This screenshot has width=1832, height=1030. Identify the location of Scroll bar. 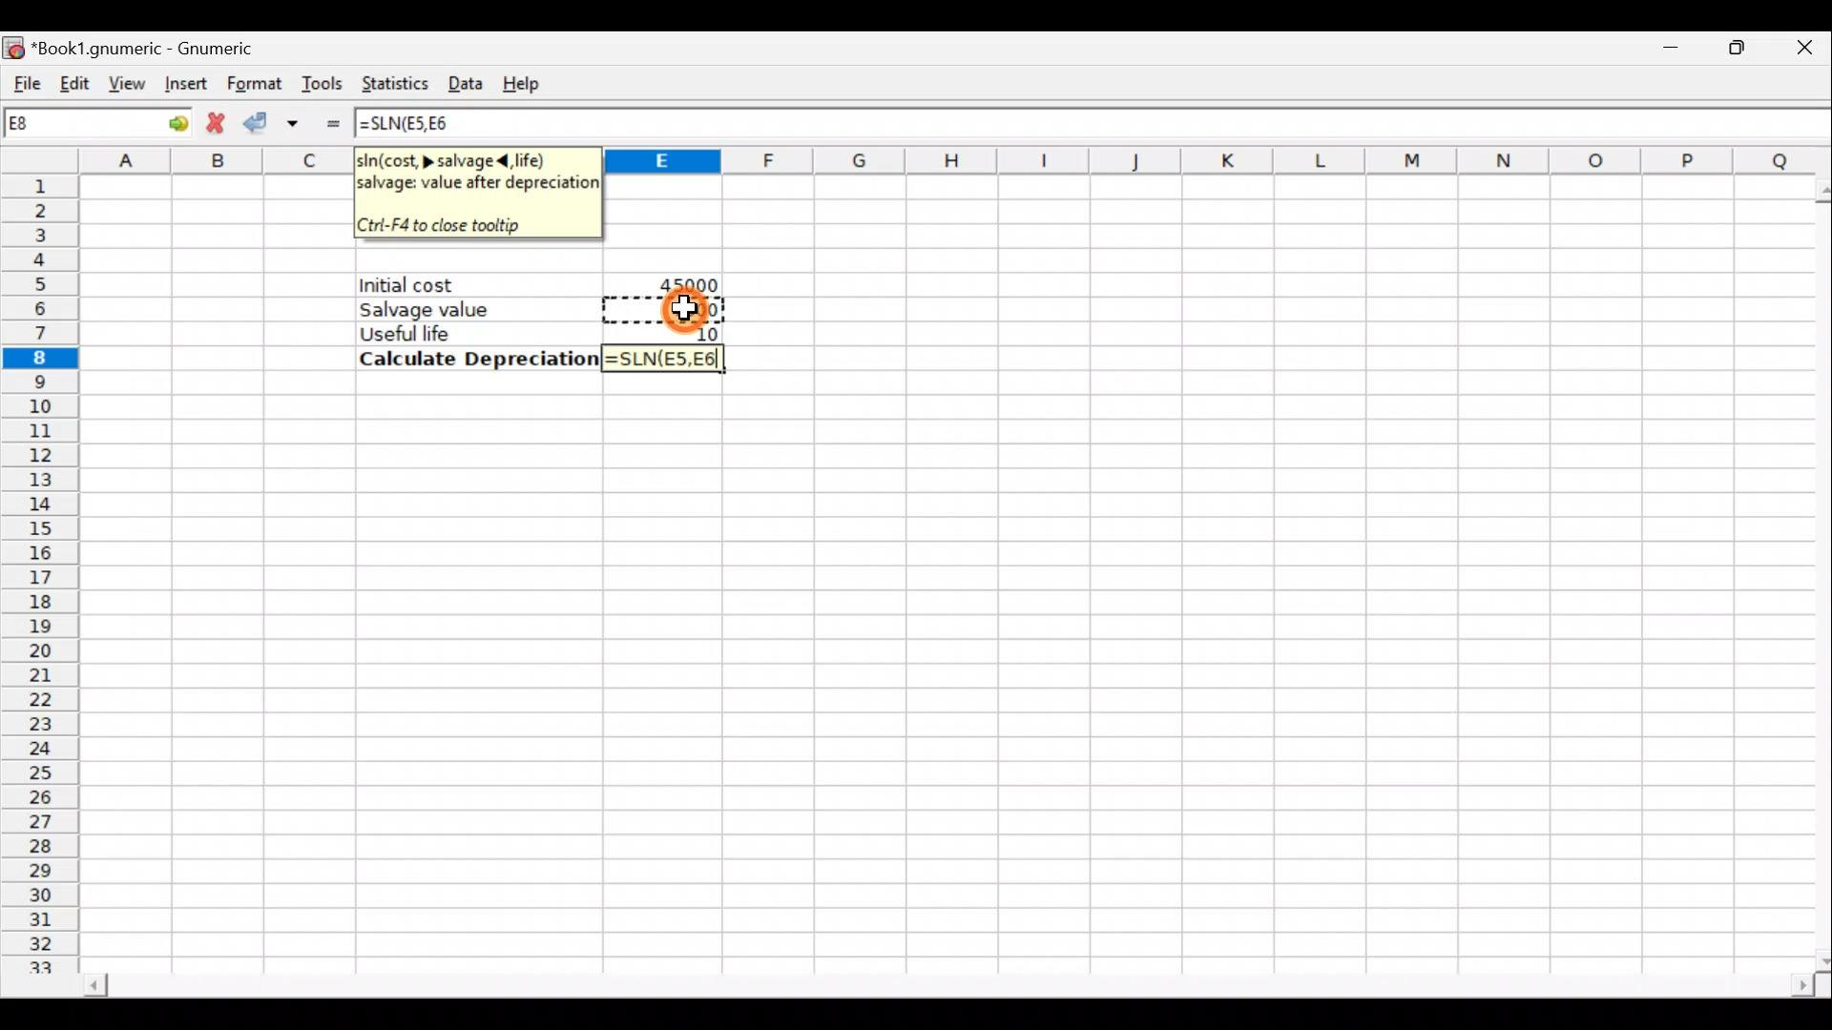
(1814, 568).